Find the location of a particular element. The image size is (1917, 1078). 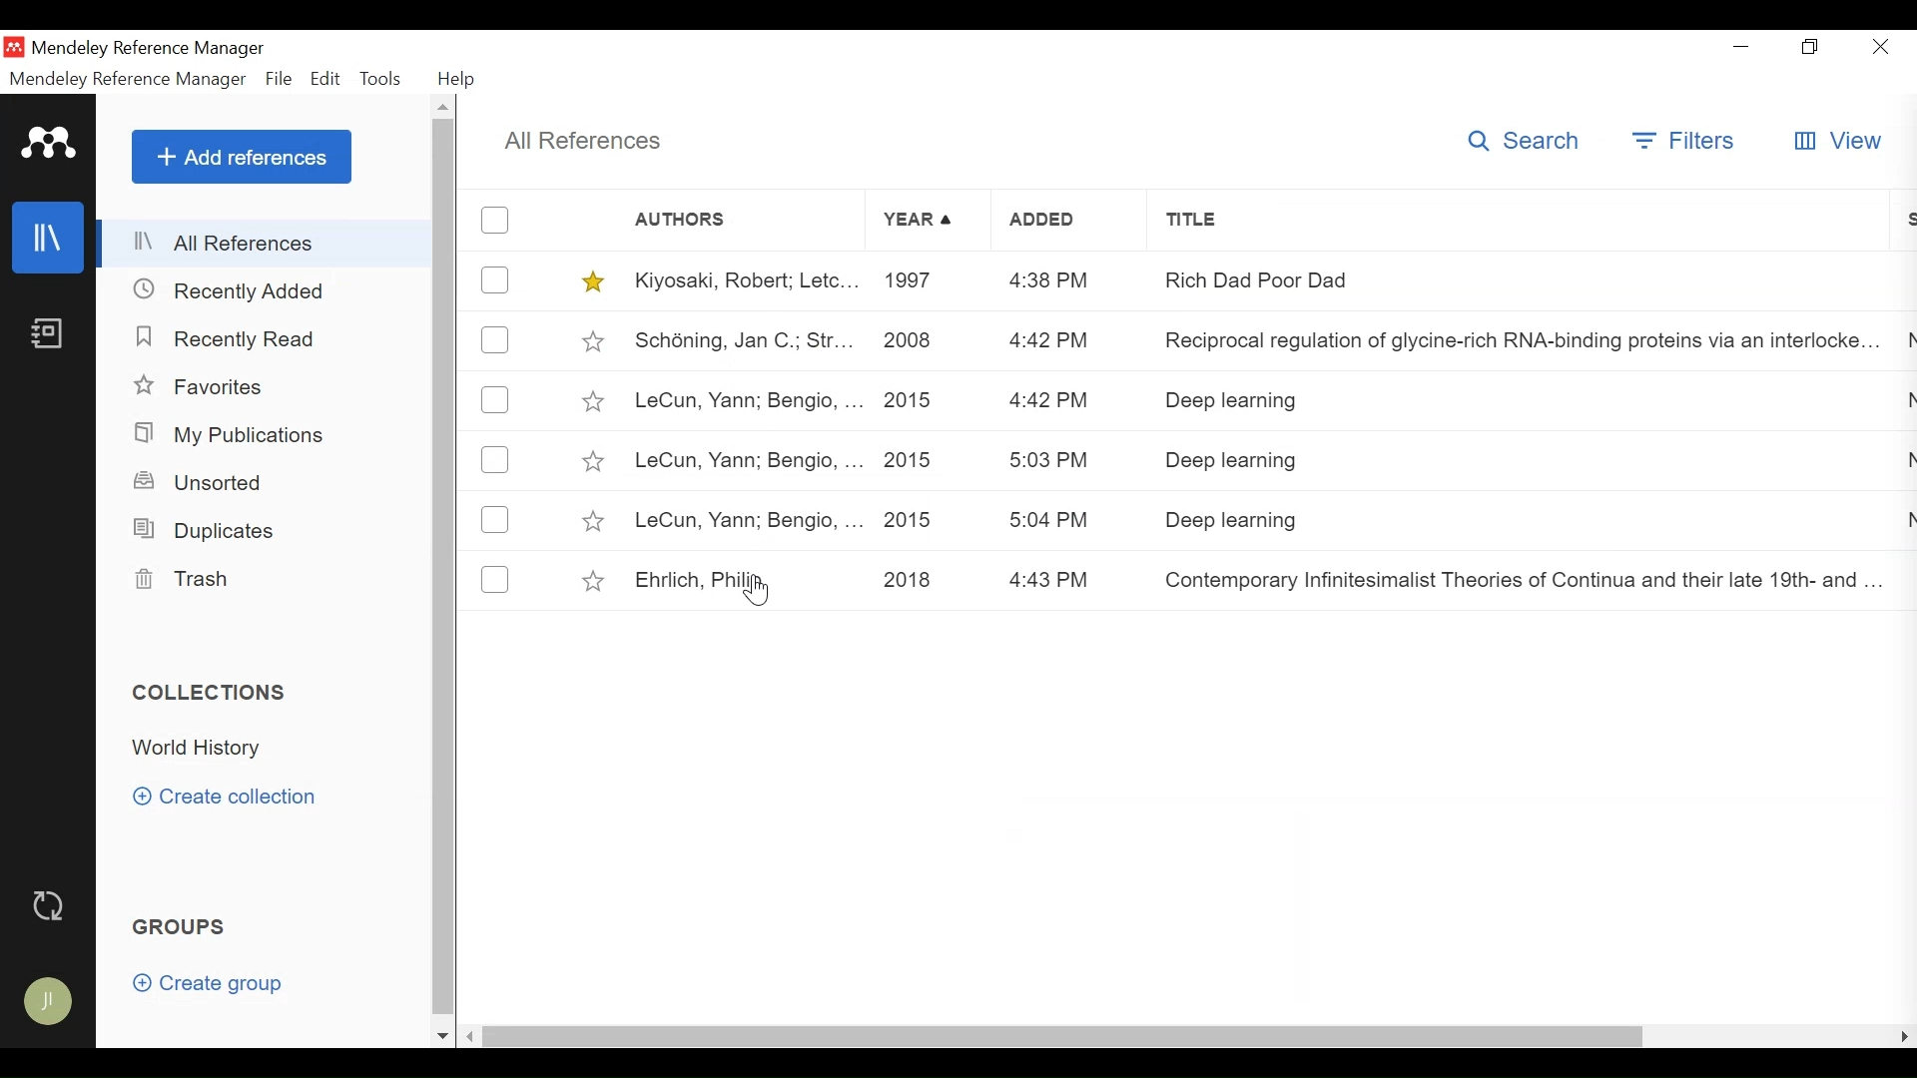

Kiyosaki, Robert; Letc... is located at coordinates (743, 281).